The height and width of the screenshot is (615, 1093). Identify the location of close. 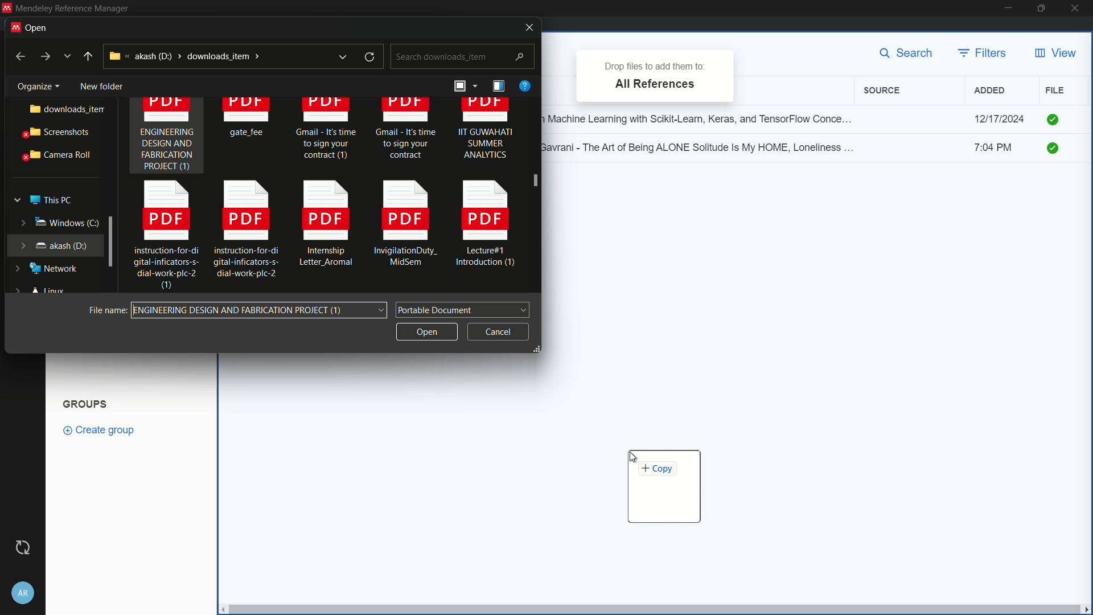
(1078, 9).